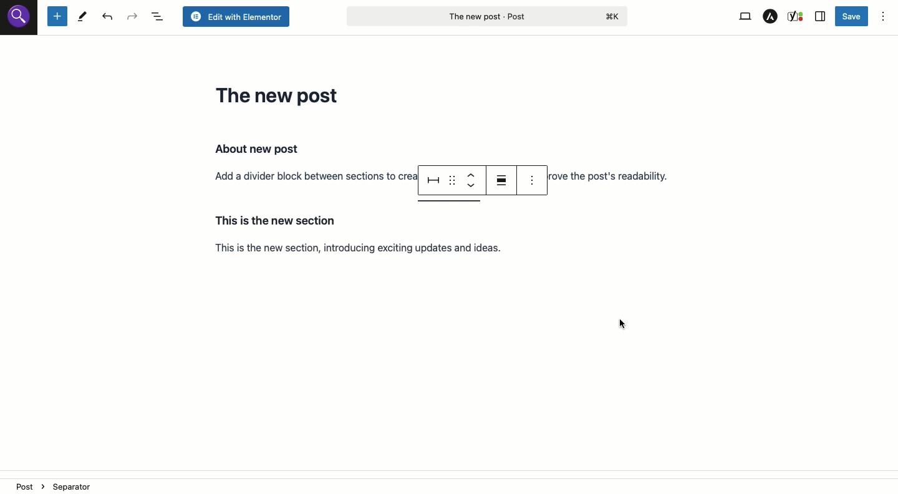  I want to click on cursor, so click(624, 324).